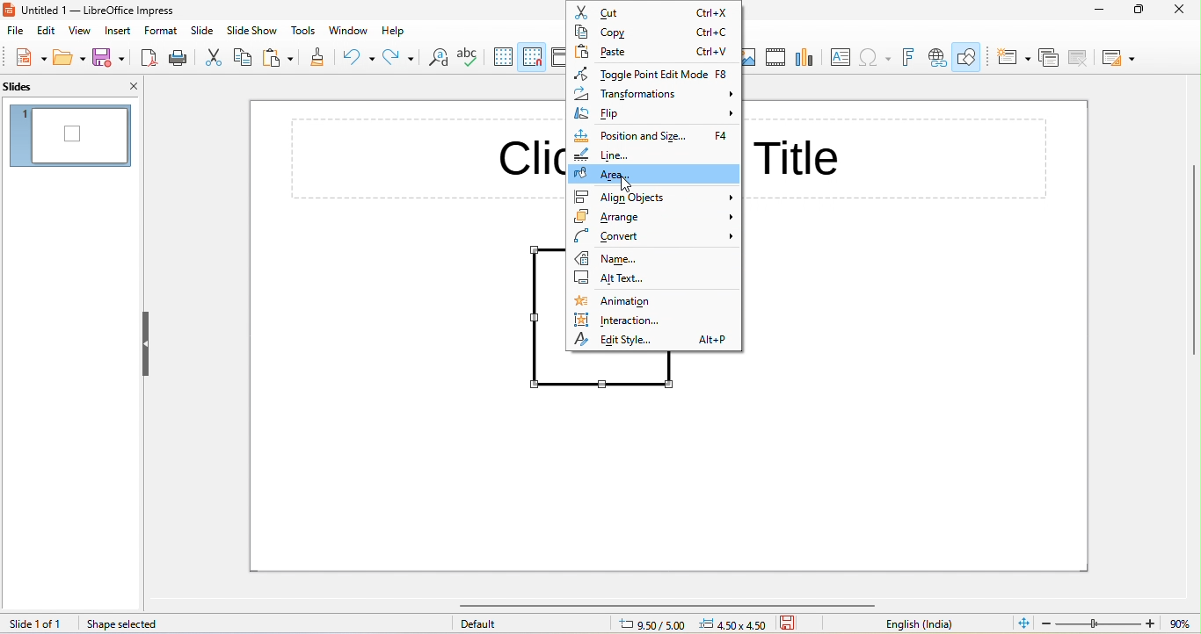 The width and height of the screenshot is (1201, 634). What do you see at coordinates (1049, 56) in the screenshot?
I see `duplicate` at bounding box center [1049, 56].